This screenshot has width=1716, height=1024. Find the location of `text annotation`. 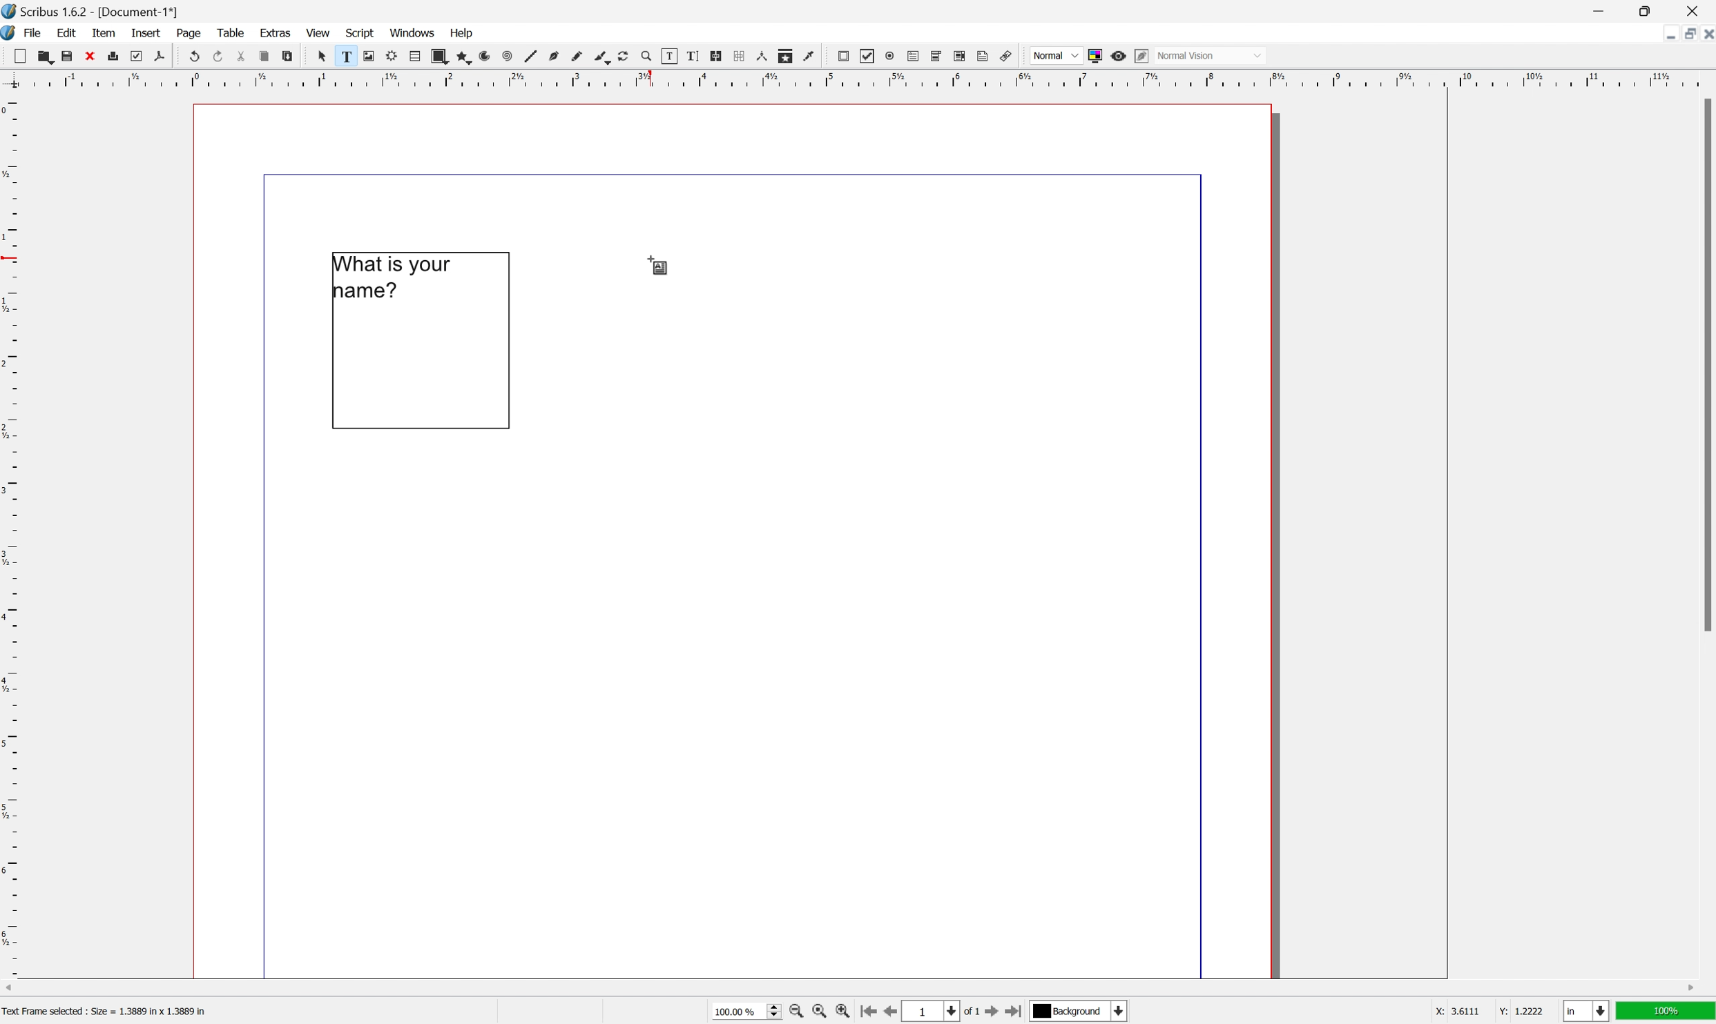

text annotation is located at coordinates (983, 56).